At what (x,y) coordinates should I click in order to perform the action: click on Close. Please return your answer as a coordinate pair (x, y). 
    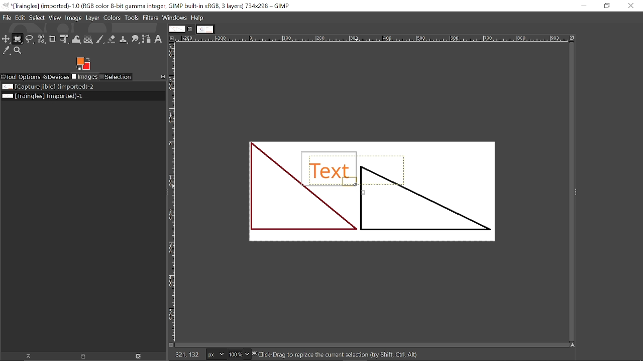
    Looking at the image, I should click on (630, 7).